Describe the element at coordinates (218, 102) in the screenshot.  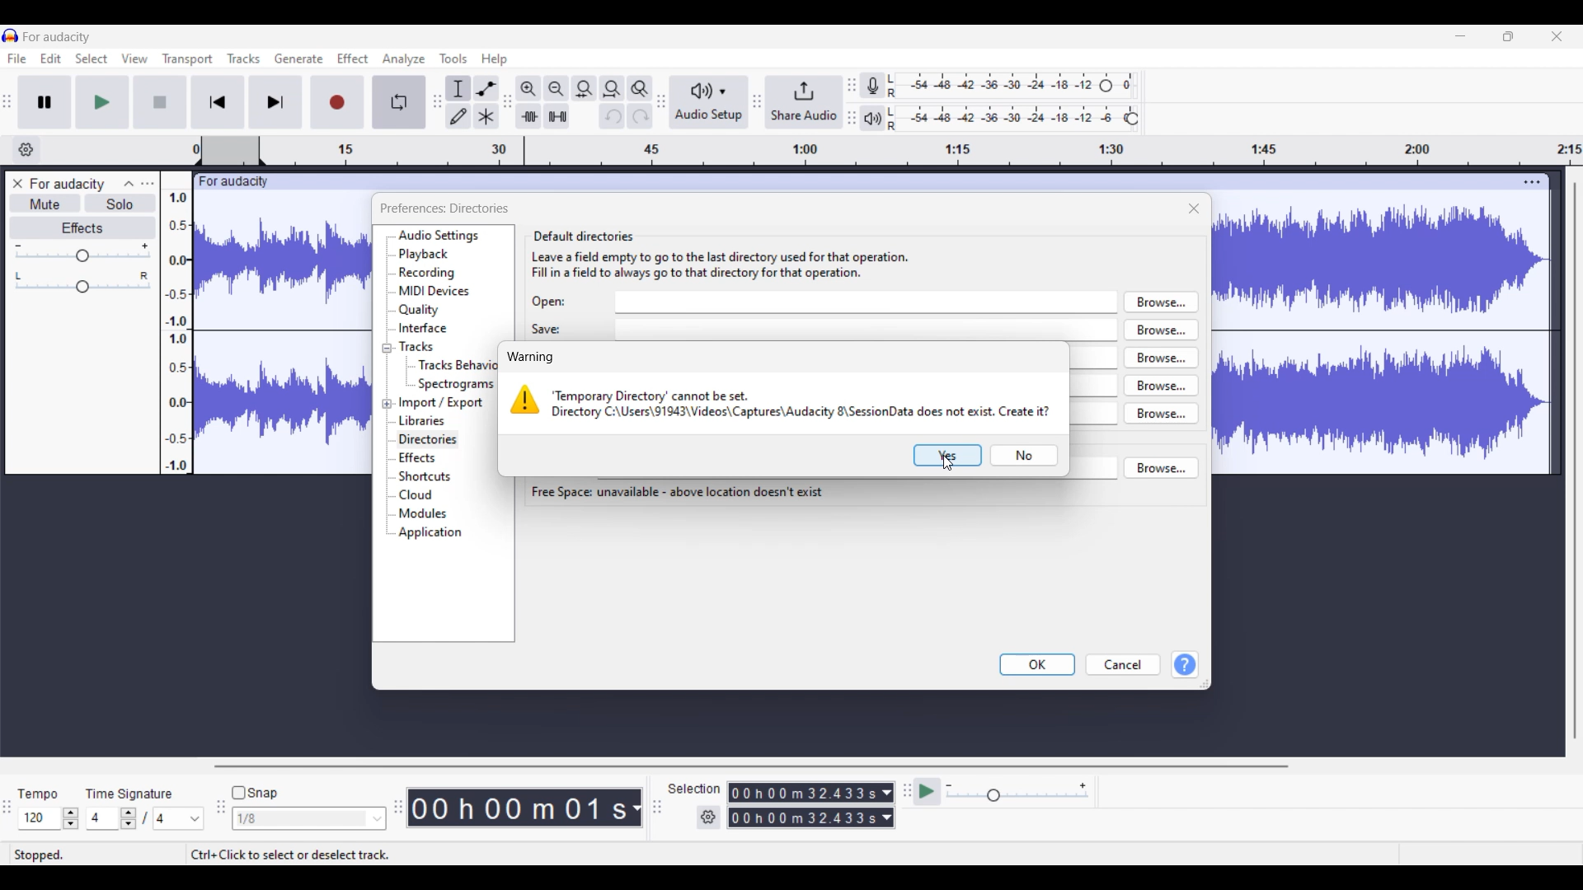
I see `Skip/Select to start` at that location.